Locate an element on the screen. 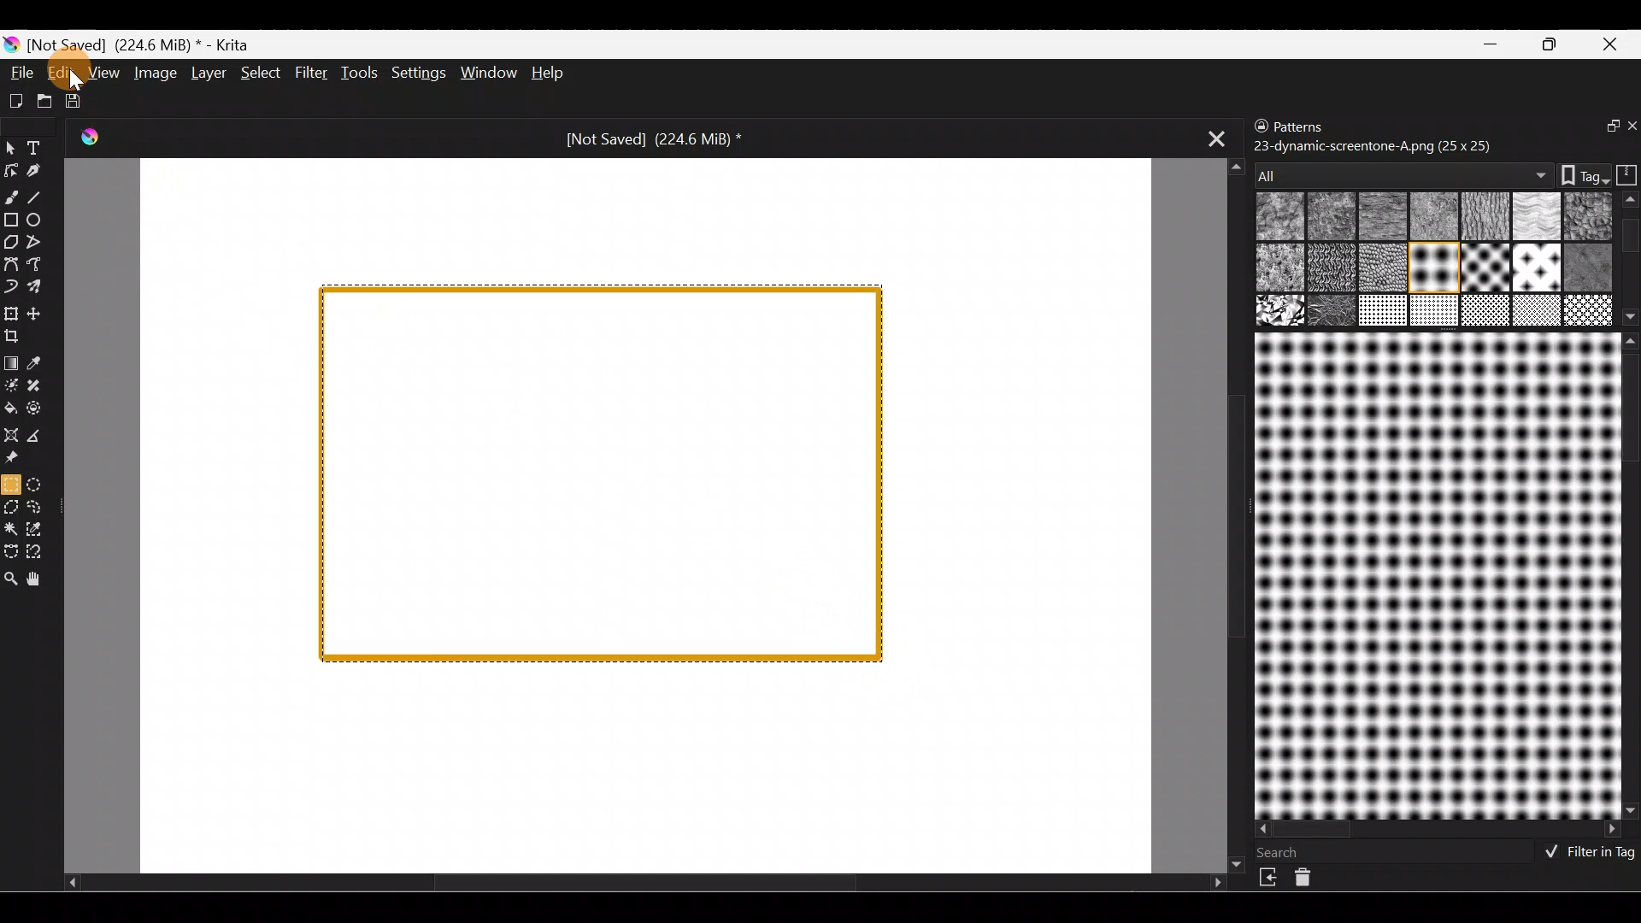 Image resolution: width=1641 pixels, height=923 pixels. 02 rough-canvas.png is located at coordinates (1329, 215).